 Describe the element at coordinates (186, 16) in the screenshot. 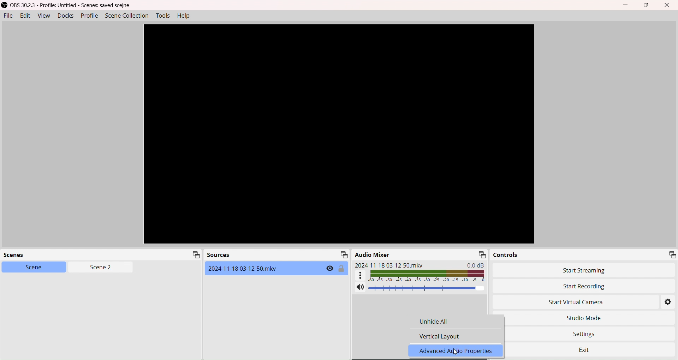

I see `Help` at that location.